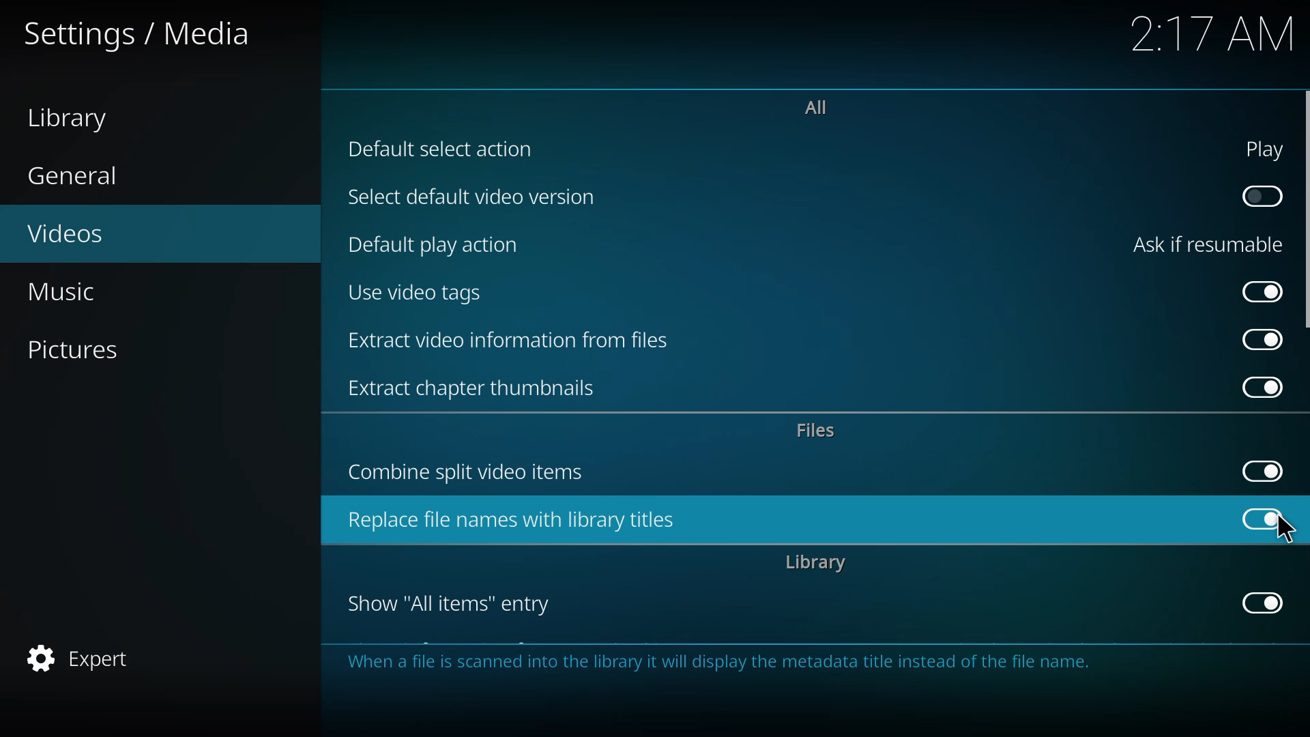 The height and width of the screenshot is (737, 1310). I want to click on combine split video items, so click(475, 473).